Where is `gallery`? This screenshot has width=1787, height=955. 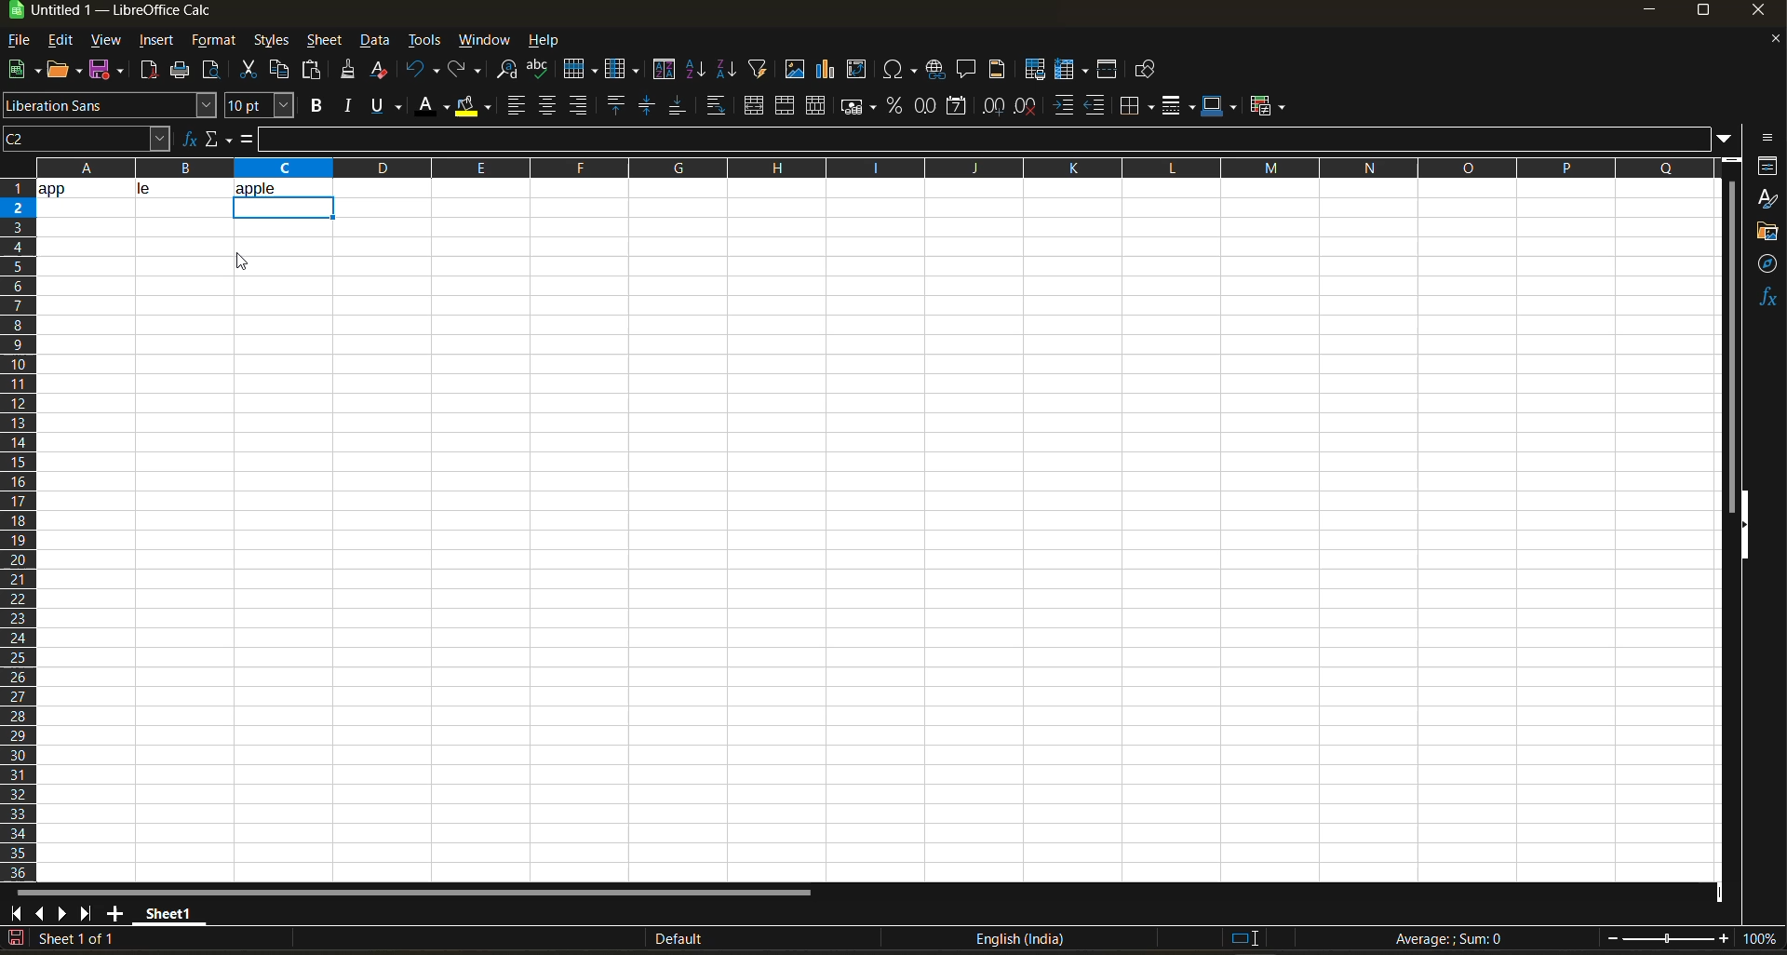 gallery is located at coordinates (1768, 234).